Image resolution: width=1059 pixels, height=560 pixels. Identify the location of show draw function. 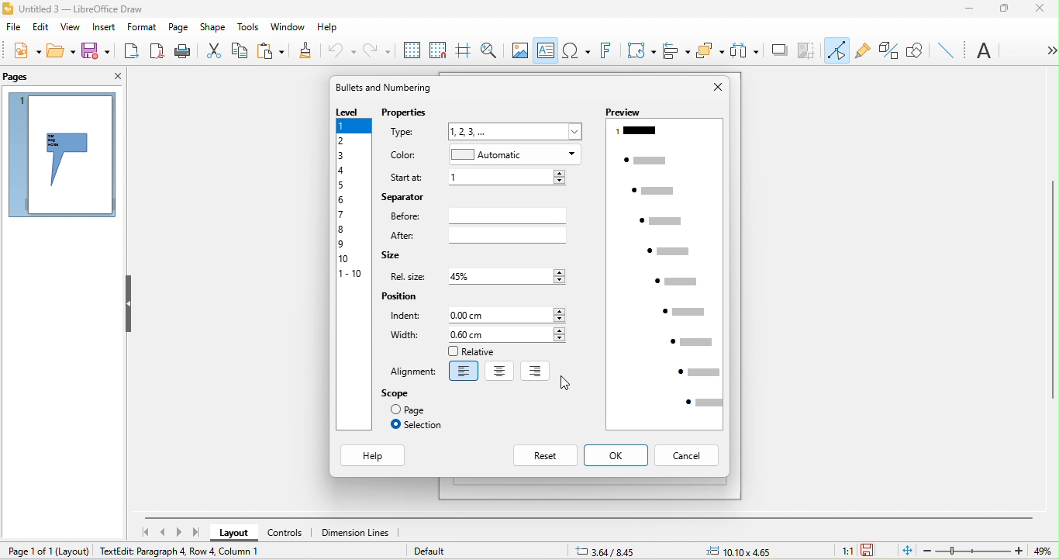
(915, 49).